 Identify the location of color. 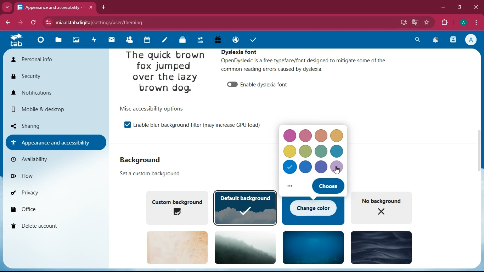
(306, 167).